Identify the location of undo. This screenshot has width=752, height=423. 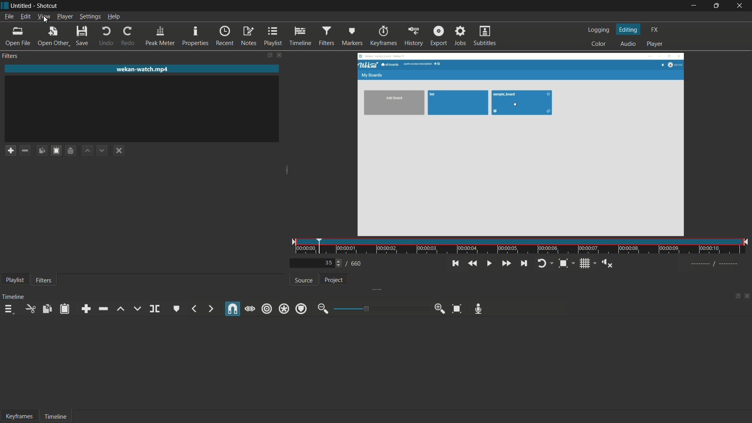
(106, 36).